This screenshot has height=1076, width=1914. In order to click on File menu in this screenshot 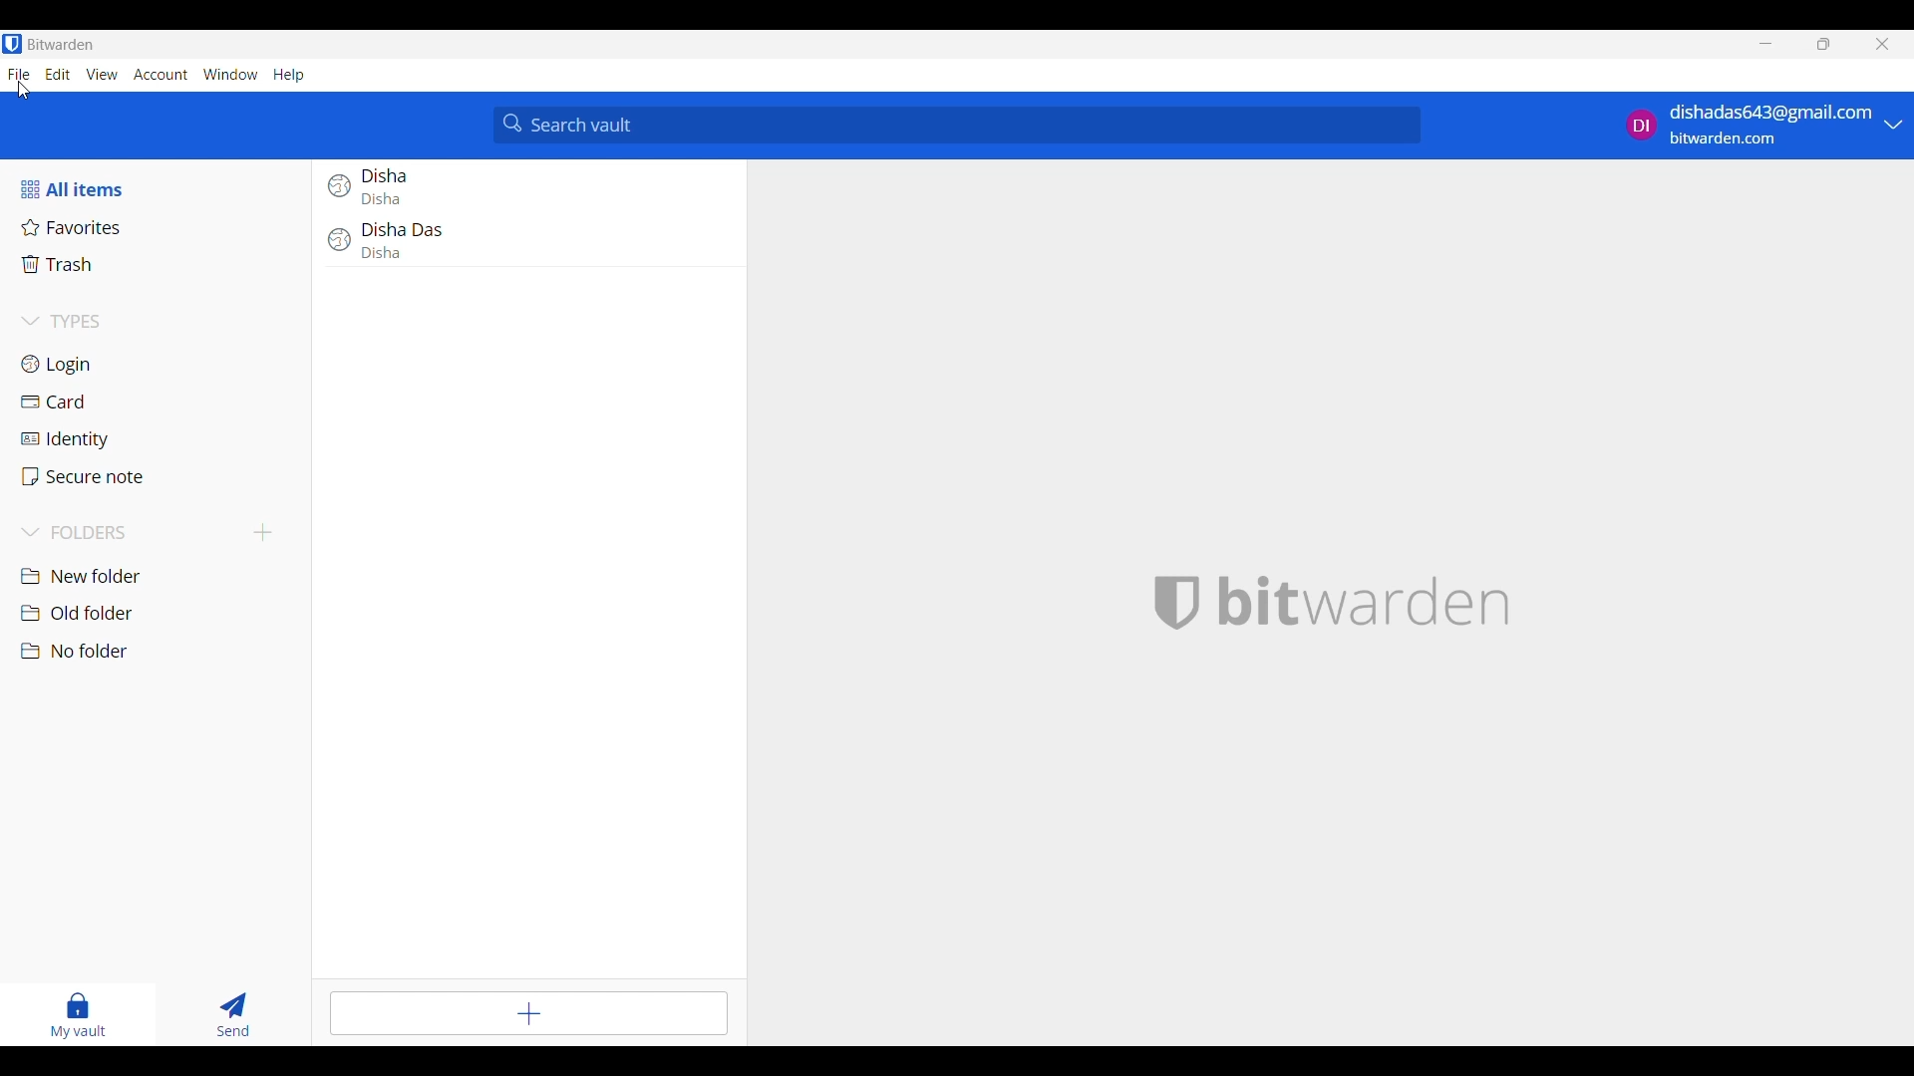, I will do `click(19, 74)`.